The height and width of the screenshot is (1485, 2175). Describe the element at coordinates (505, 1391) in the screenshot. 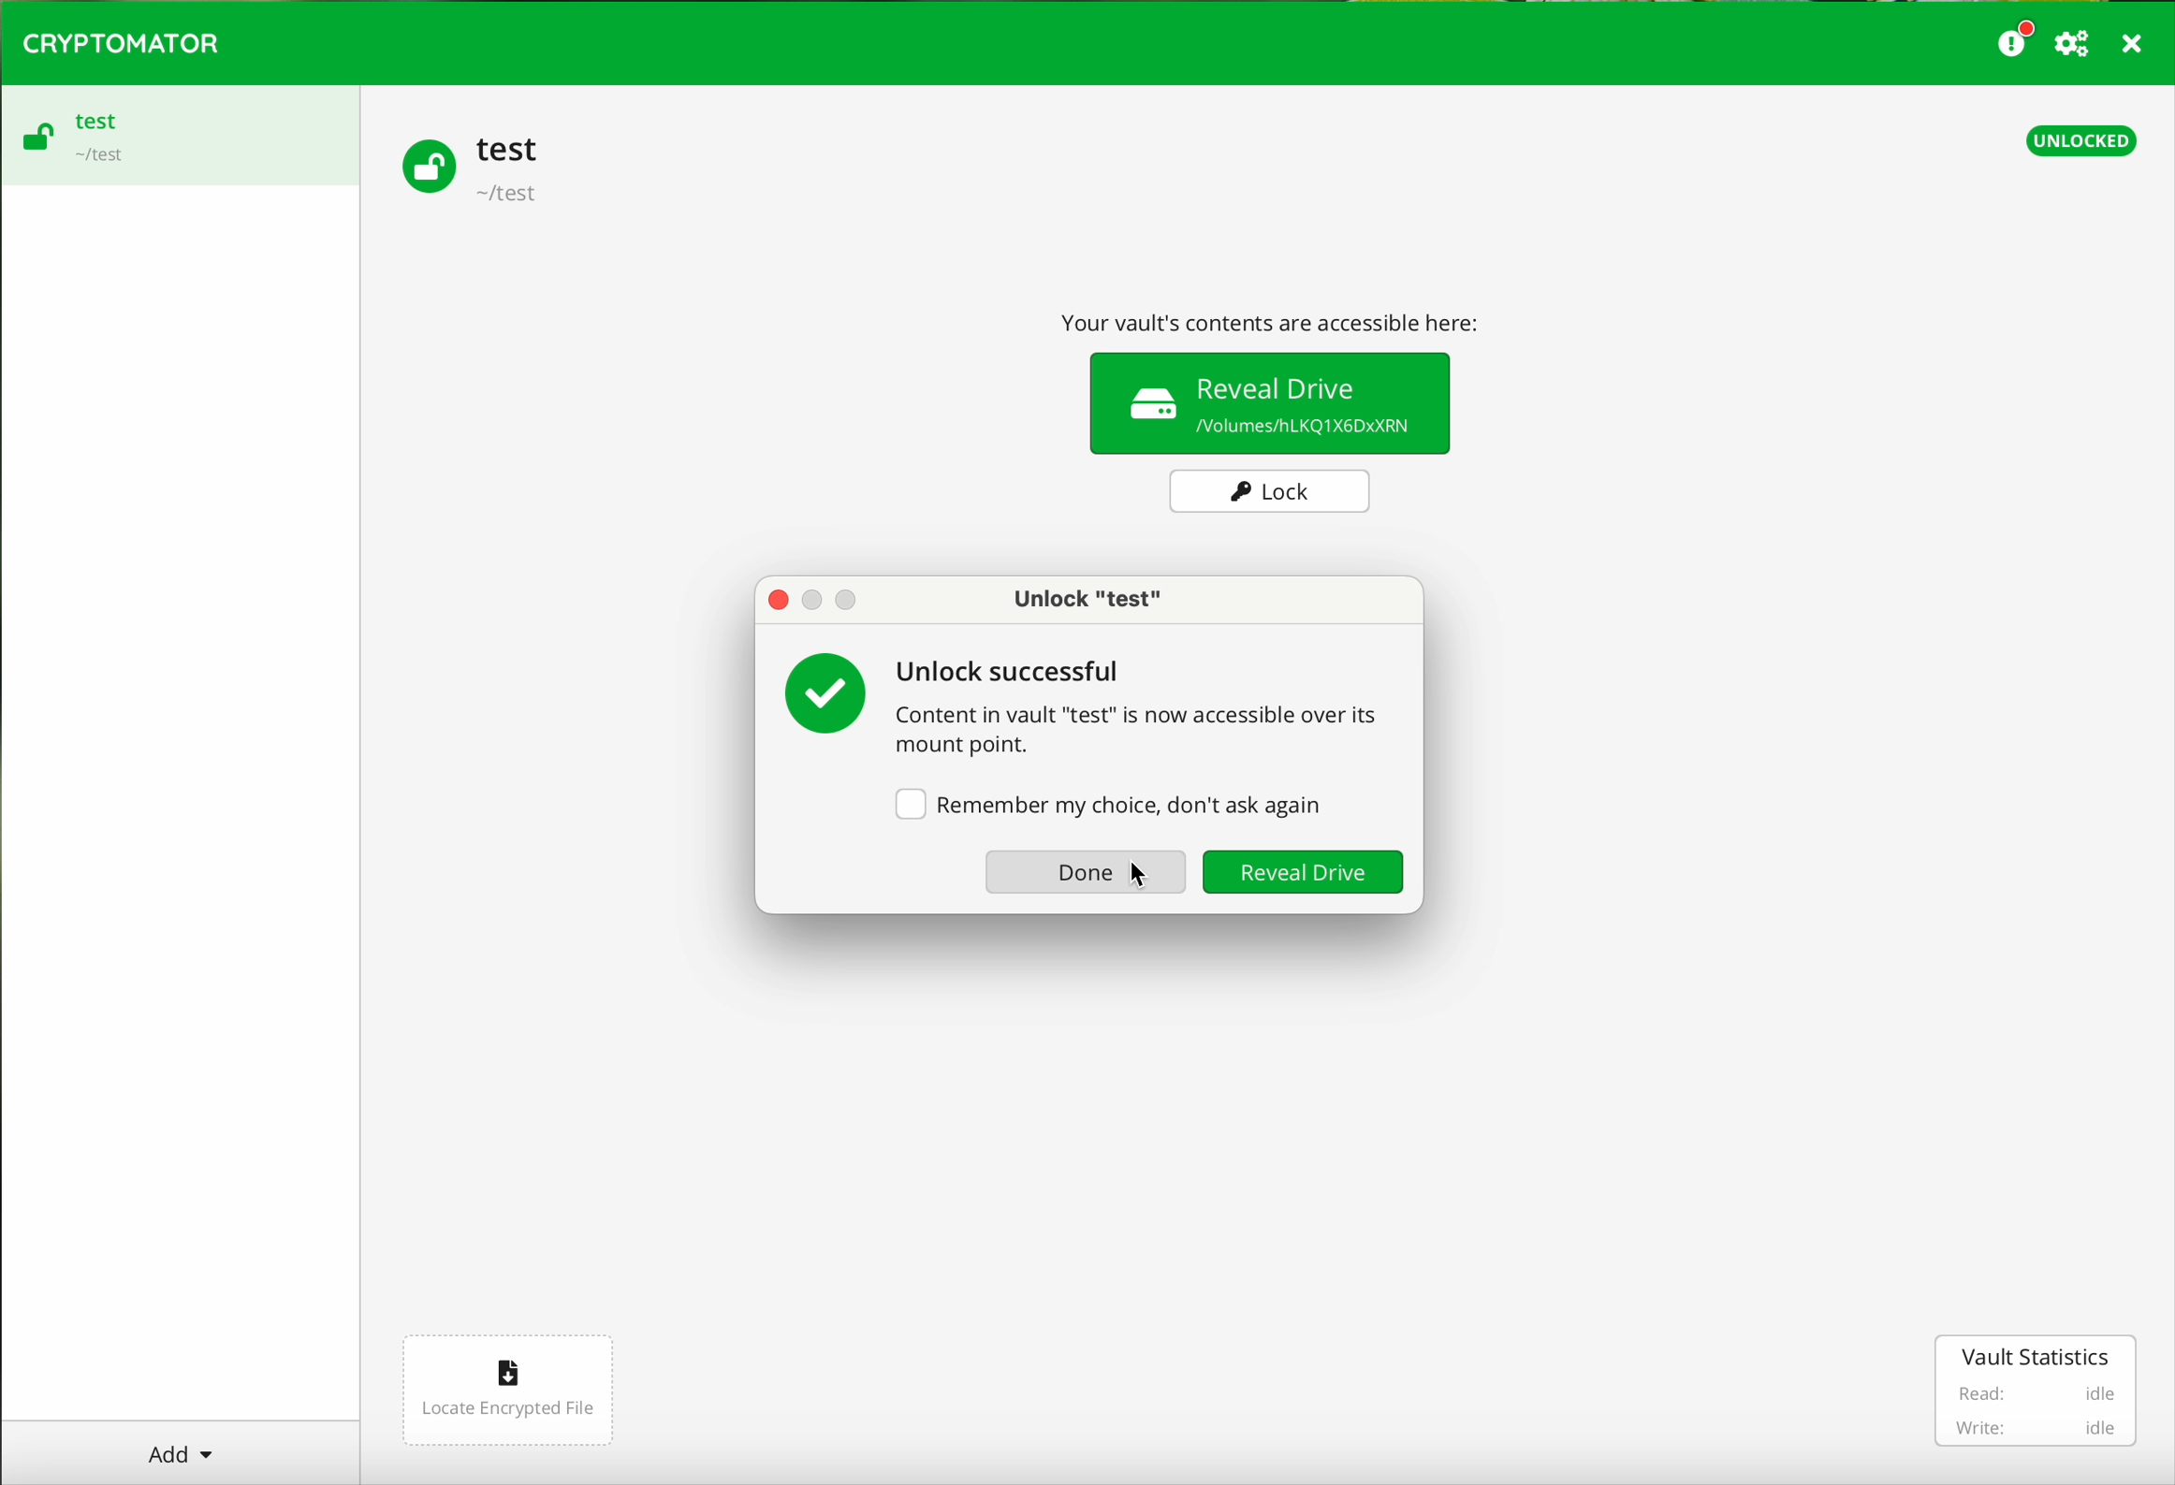

I see `locate encrypted file button` at that location.